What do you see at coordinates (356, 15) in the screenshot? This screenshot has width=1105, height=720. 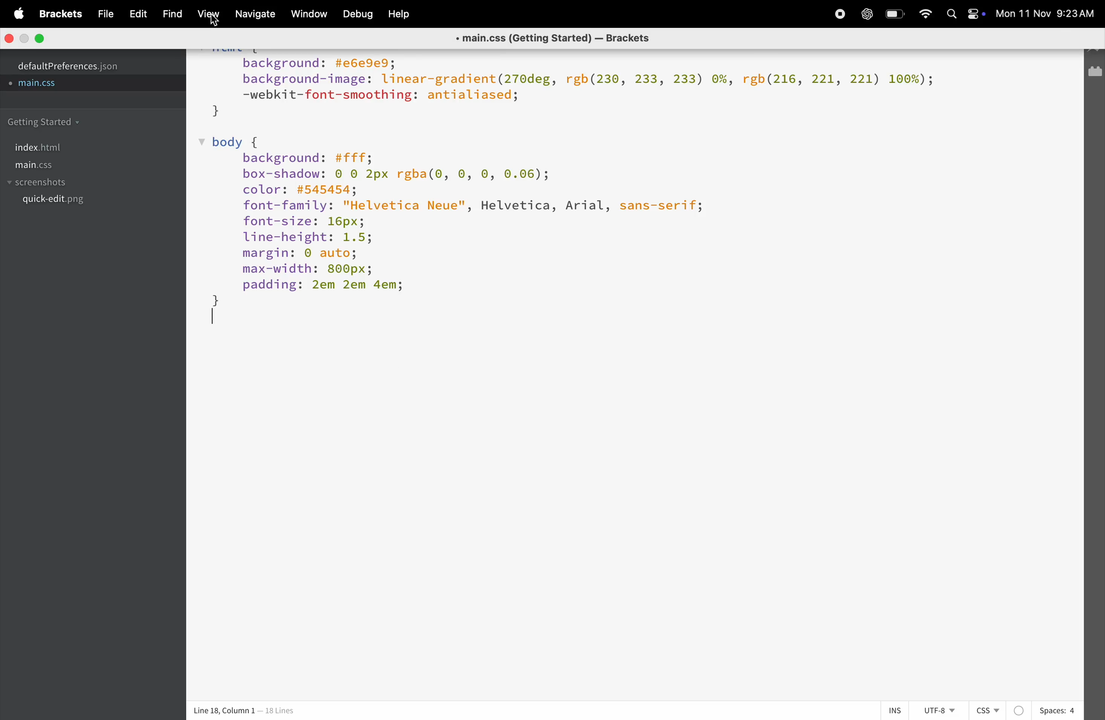 I see `debug` at bounding box center [356, 15].